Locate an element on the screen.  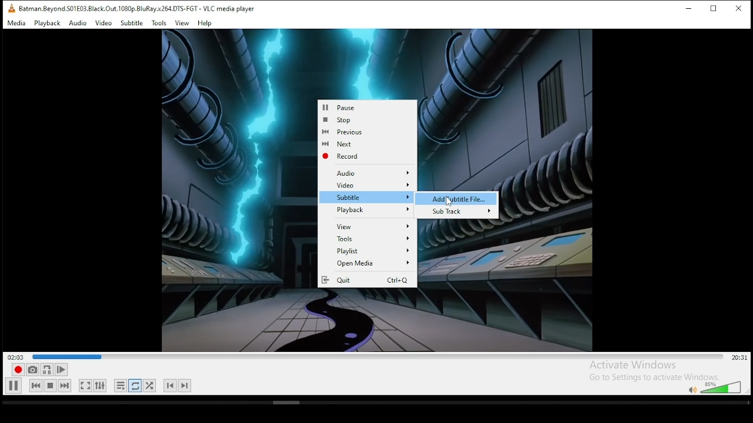
next media in playlist, skips forward when held is located at coordinates (65, 385).